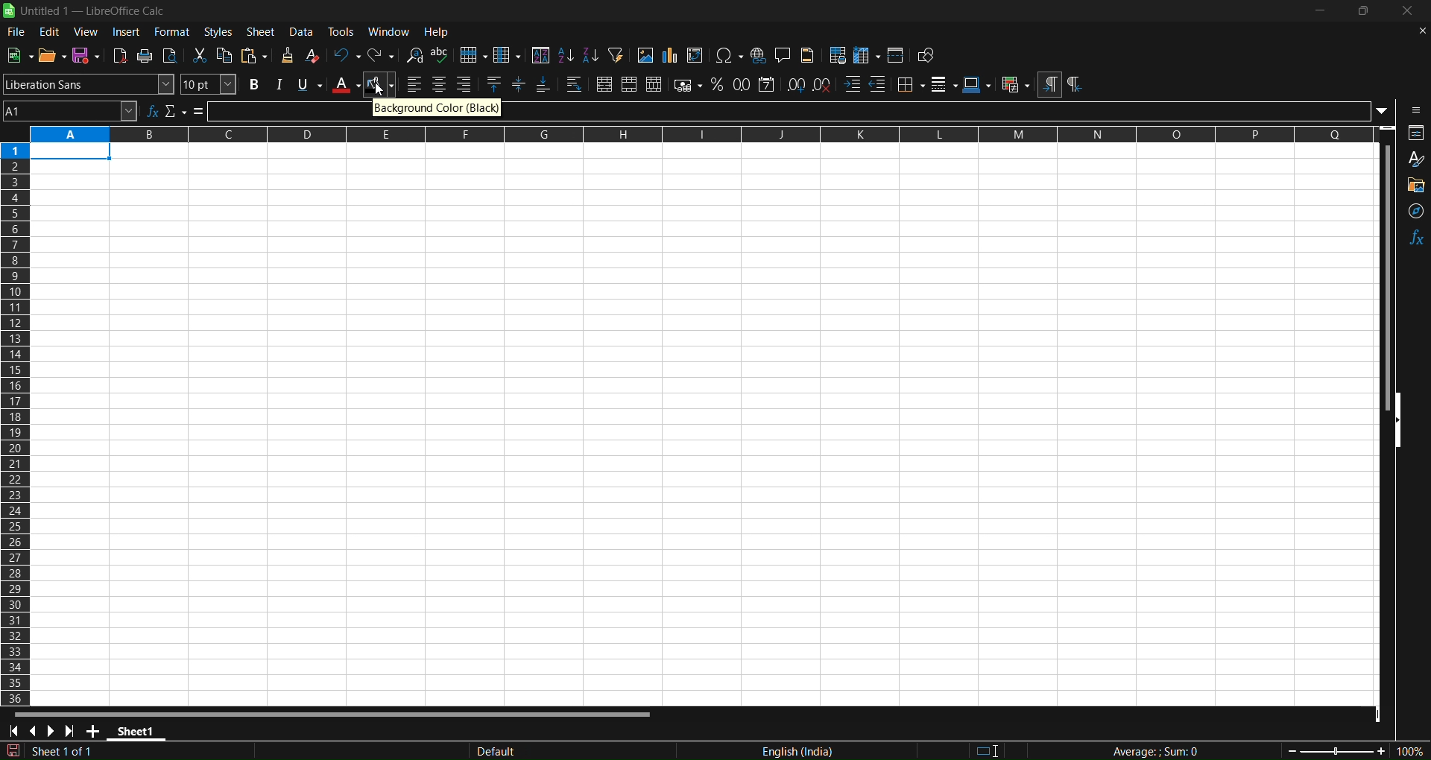 The width and height of the screenshot is (1431, 760). I want to click on edit, so click(50, 31).